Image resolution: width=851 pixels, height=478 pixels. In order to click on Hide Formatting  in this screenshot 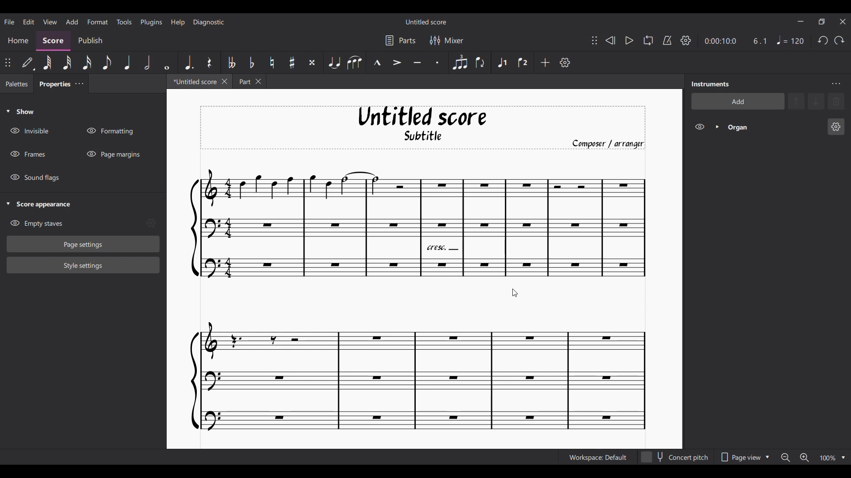, I will do `click(109, 131)`.